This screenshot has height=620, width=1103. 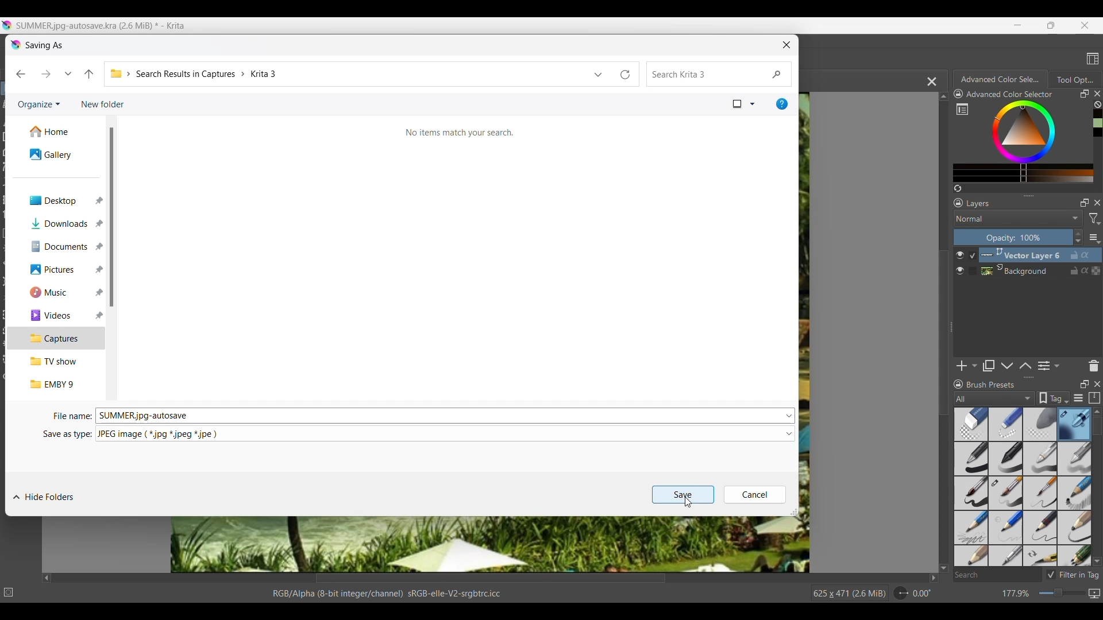 I want to click on Save as type:, so click(x=66, y=435).